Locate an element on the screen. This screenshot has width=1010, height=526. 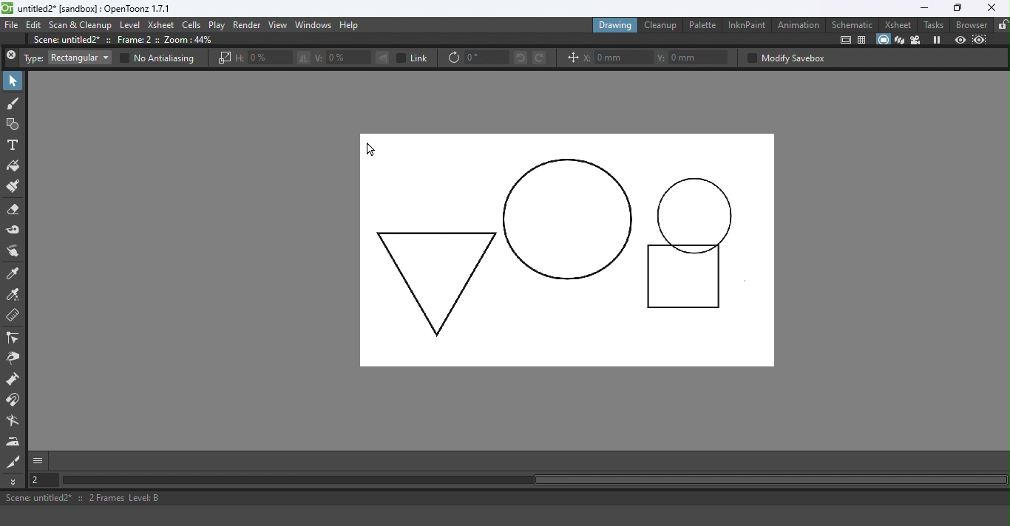
Drawing is located at coordinates (615, 24).